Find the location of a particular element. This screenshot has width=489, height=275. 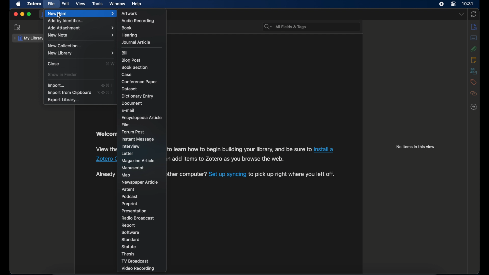

control center is located at coordinates (454, 4).